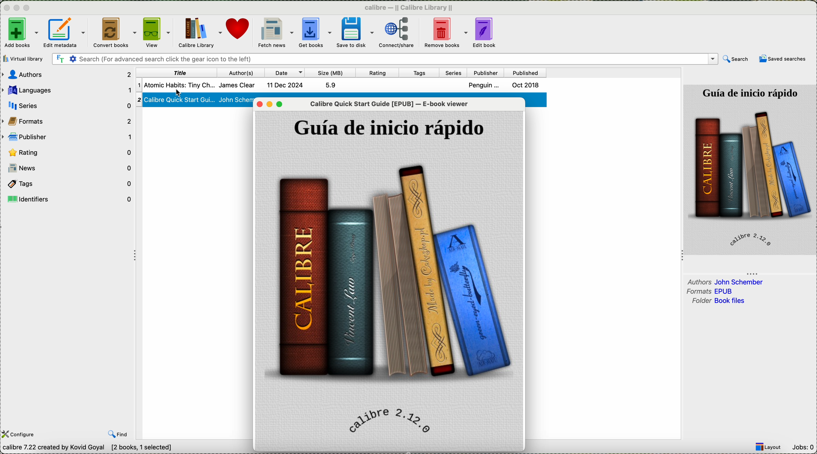  Describe the element at coordinates (68, 105) in the screenshot. I see `series` at that location.